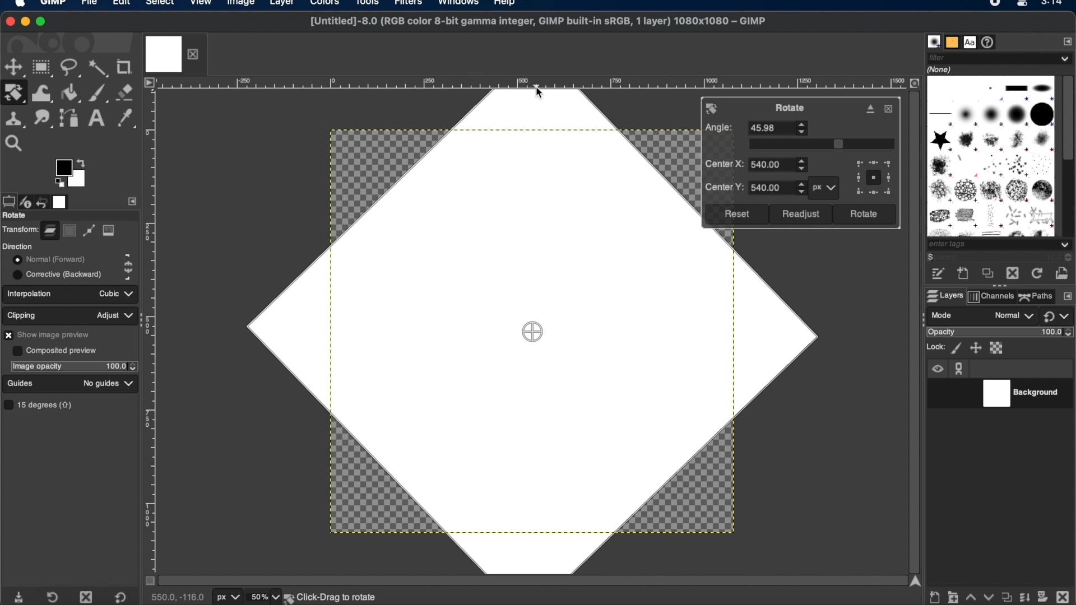 The width and height of the screenshot is (1076, 605). What do you see at coordinates (955, 258) in the screenshot?
I see `spacing` at bounding box center [955, 258].